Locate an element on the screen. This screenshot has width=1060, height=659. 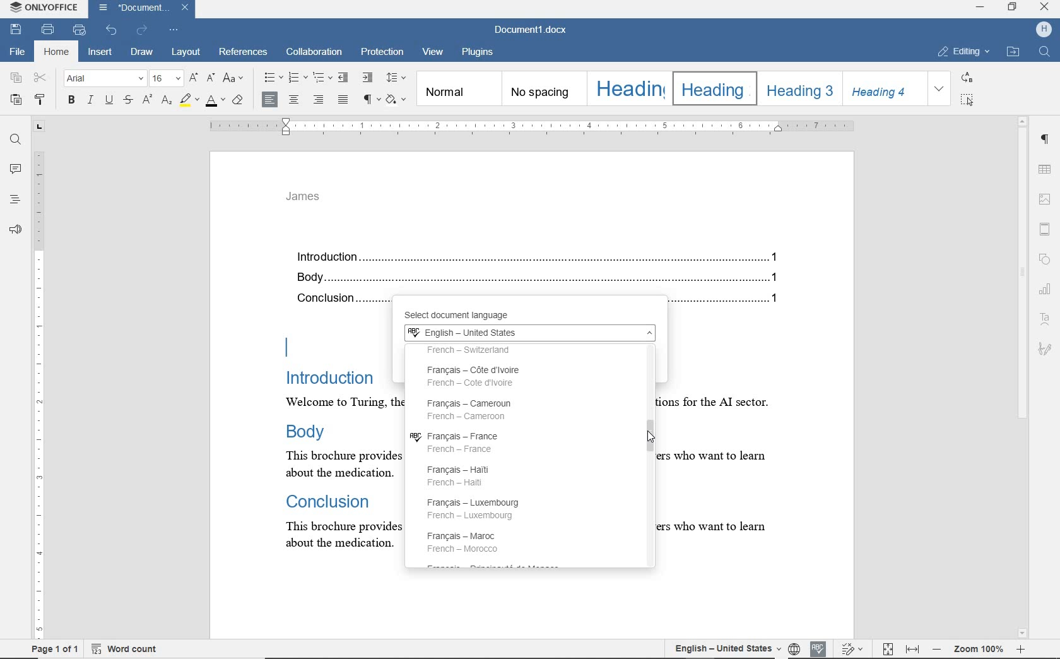
paragraph line spacing is located at coordinates (396, 78).